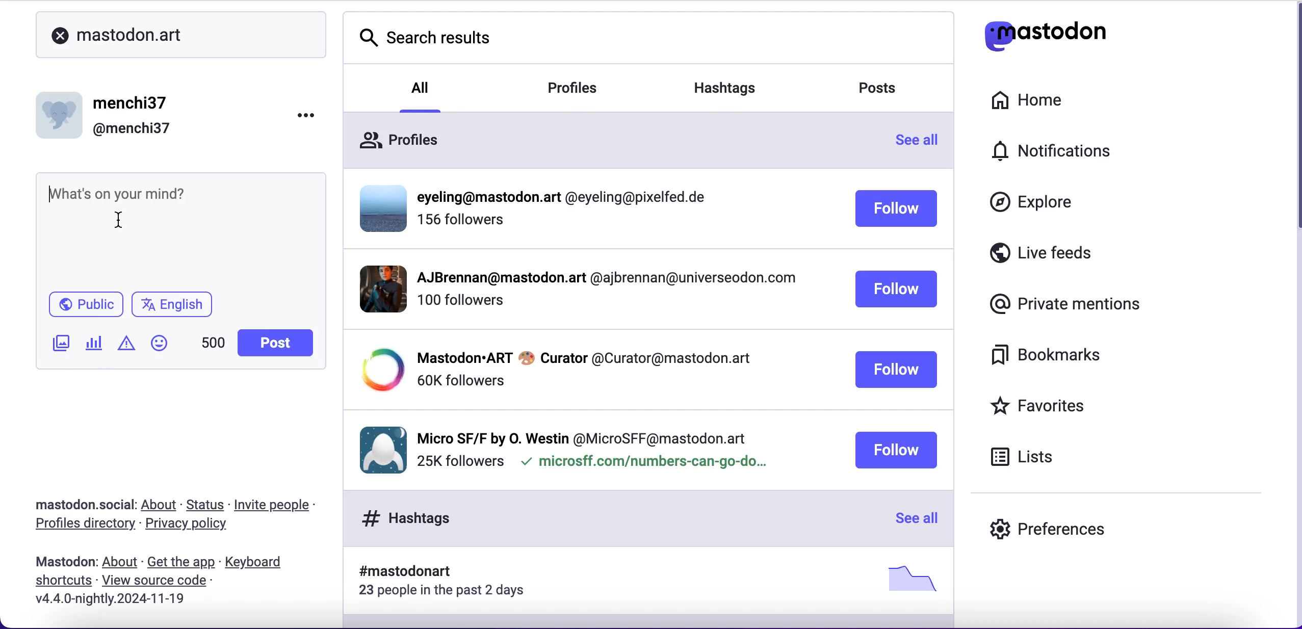 The height and width of the screenshot is (629, 1302). What do you see at coordinates (379, 207) in the screenshot?
I see `display picture` at bounding box center [379, 207].